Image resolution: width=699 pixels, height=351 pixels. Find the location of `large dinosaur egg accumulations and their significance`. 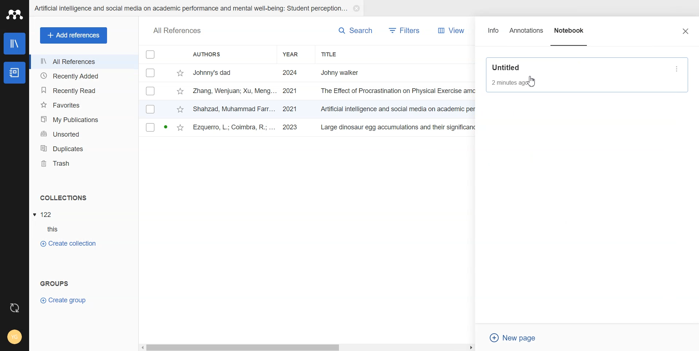

large dinosaur egg accumulations and their significance is located at coordinates (400, 129).